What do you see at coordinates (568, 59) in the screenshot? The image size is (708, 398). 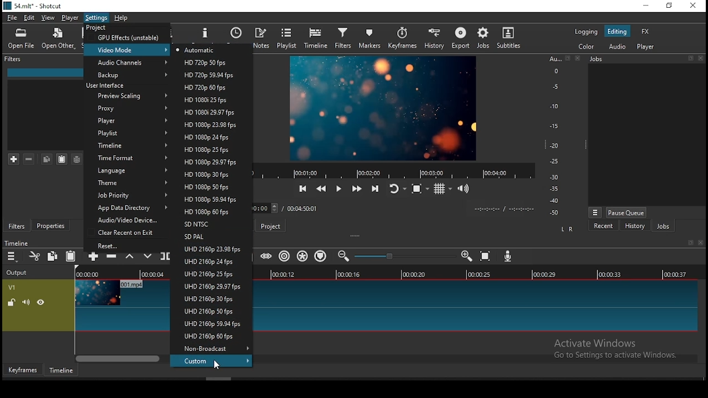 I see `restore` at bounding box center [568, 59].